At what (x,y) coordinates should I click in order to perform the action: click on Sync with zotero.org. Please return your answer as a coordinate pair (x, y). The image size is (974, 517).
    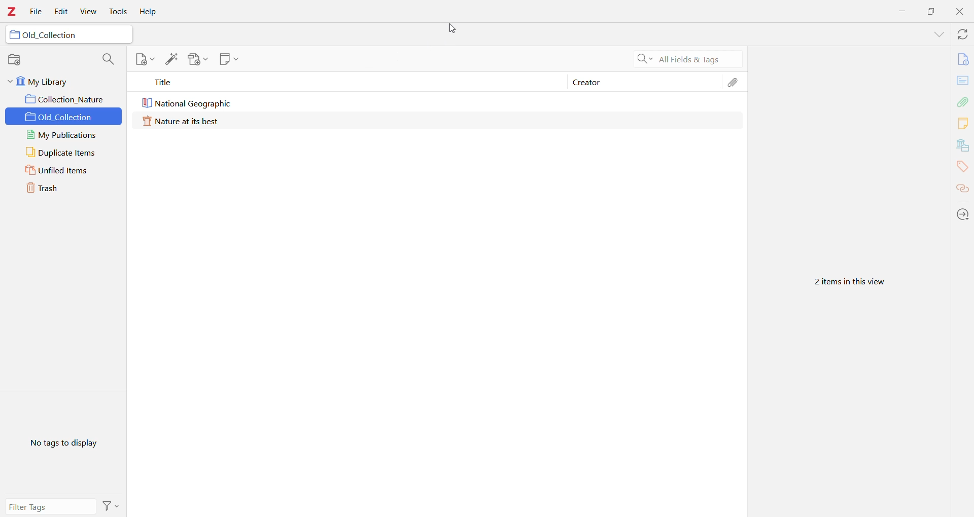
    Looking at the image, I should click on (963, 35).